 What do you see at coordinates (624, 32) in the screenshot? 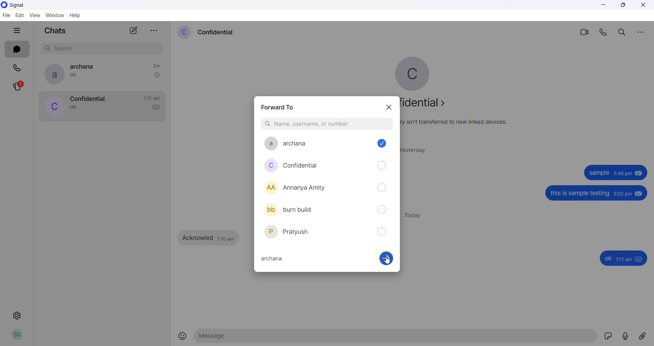
I see `search in chats` at bounding box center [624, 32].